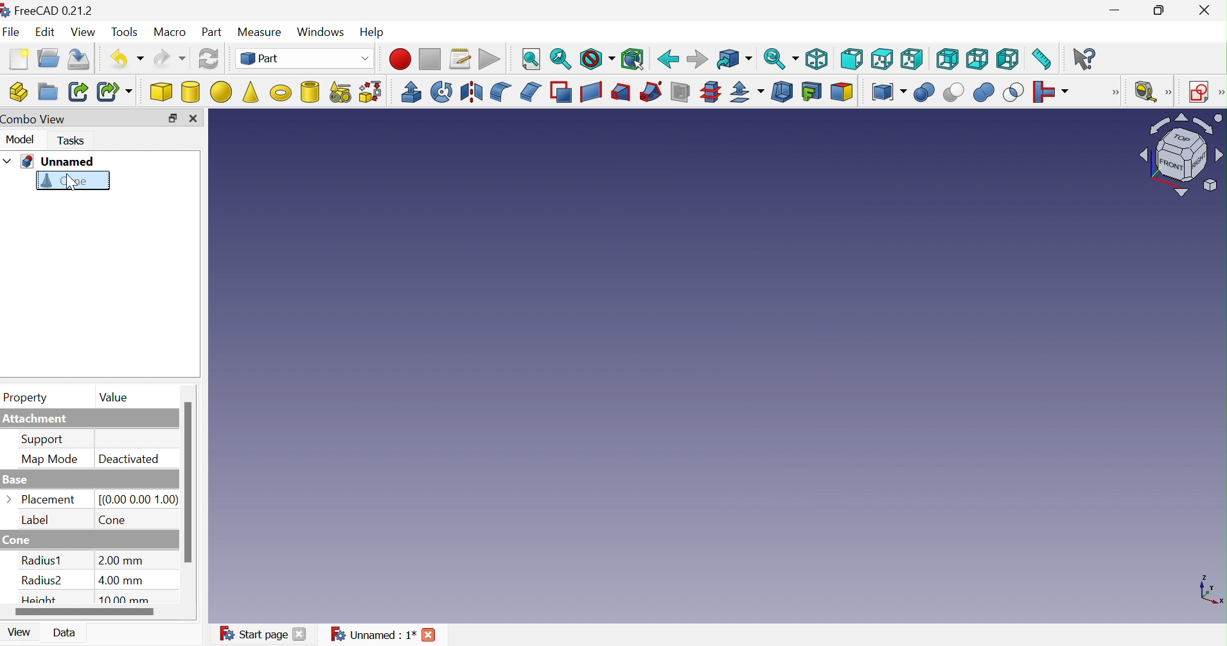 The width and height of the screenshot is (1227, 646). I want to click on Cut, so click(953, 93).